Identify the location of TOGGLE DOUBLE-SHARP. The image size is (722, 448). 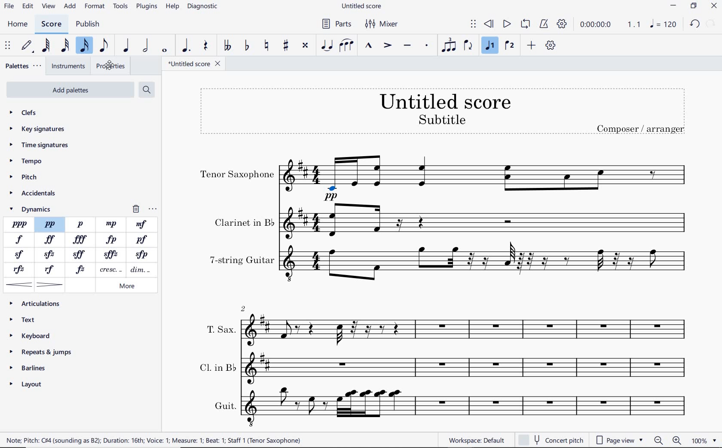
(306, 46).